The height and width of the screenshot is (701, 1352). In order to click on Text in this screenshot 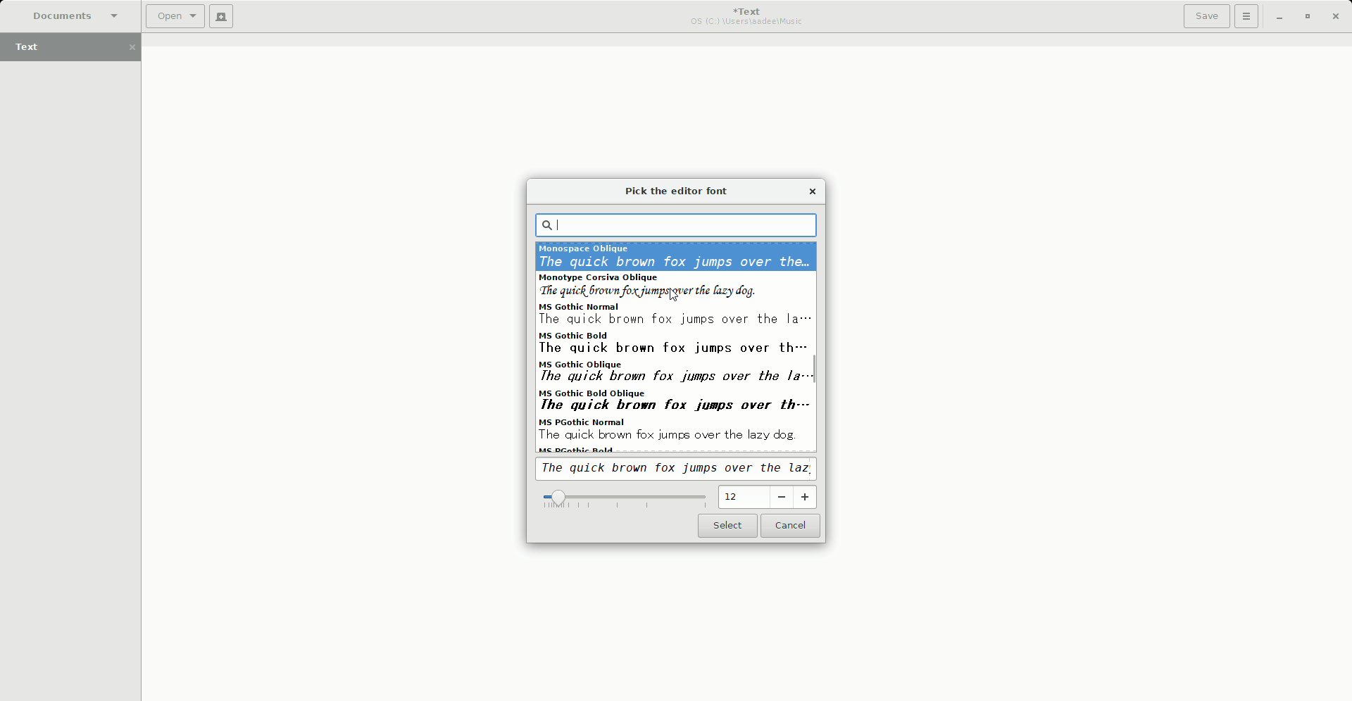, I will do `click(76, 49)`.